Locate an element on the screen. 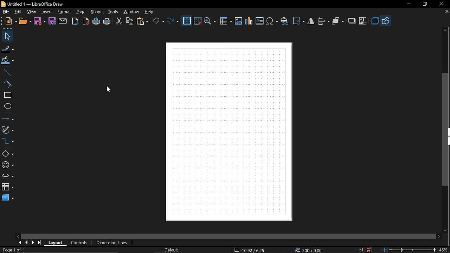  Insert table is located at coordinates (226, 21).